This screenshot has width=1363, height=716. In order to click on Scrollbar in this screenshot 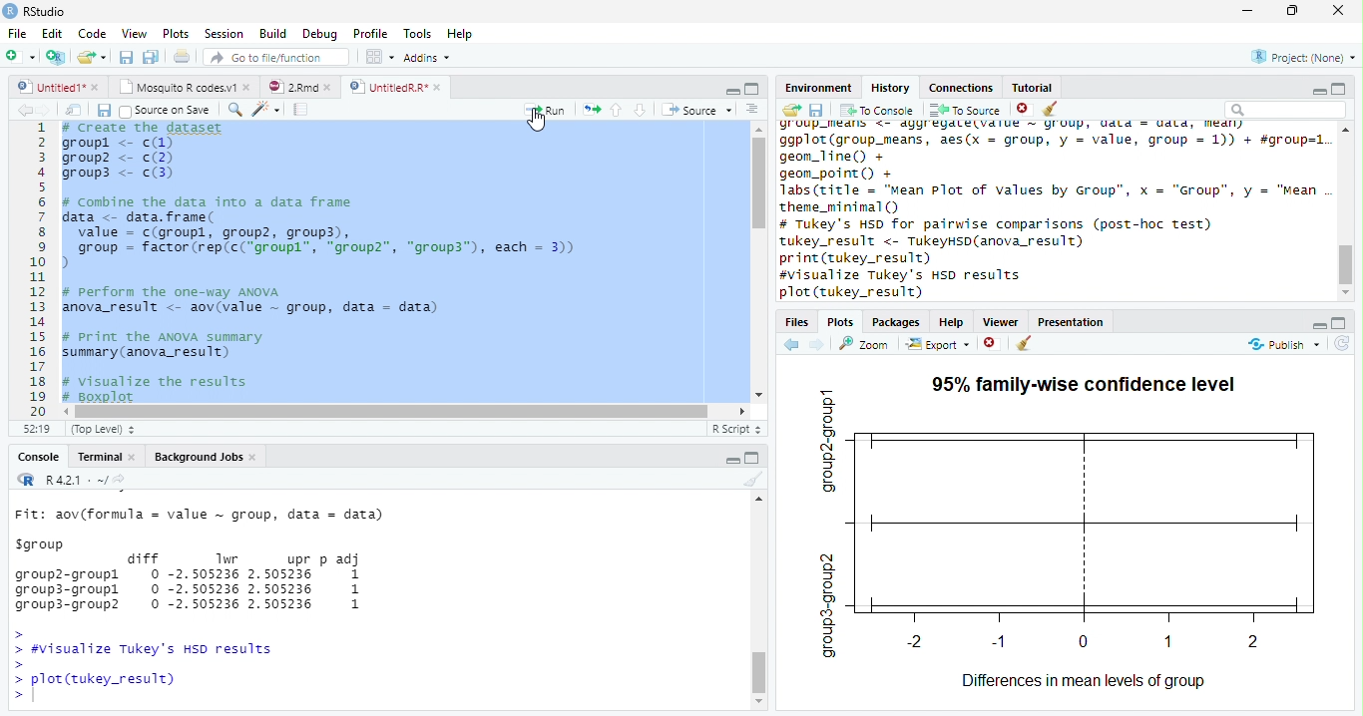, I will do `click(1348, 210)`.